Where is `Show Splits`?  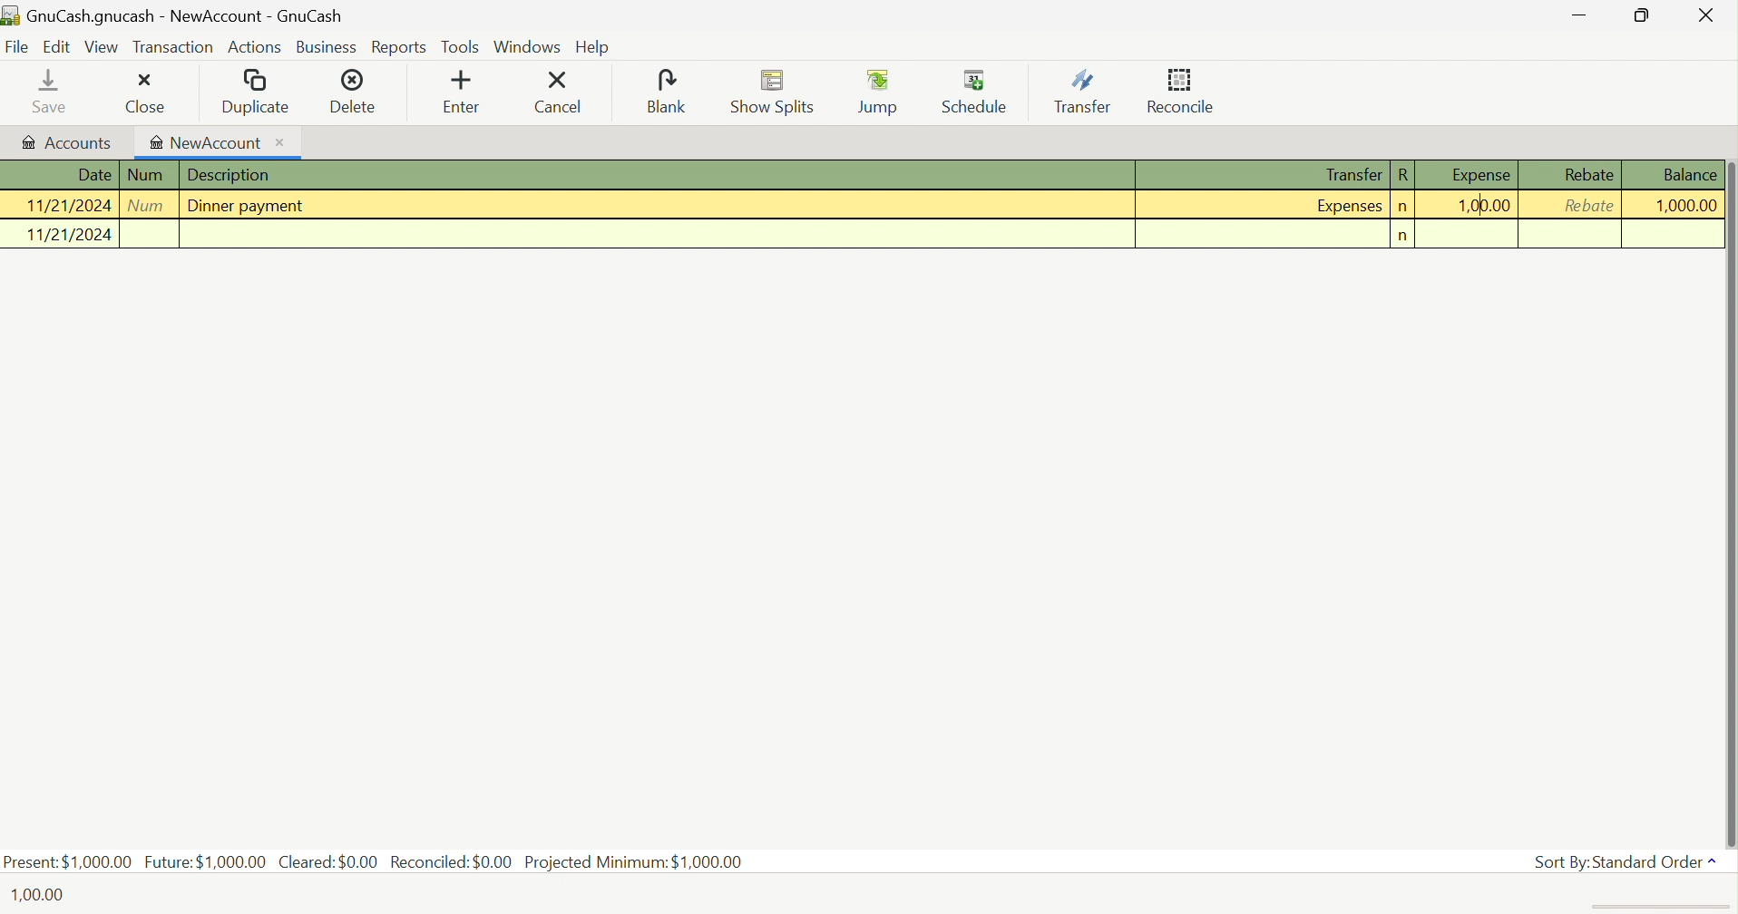
Show Splits is located at coordinates (774, 92).